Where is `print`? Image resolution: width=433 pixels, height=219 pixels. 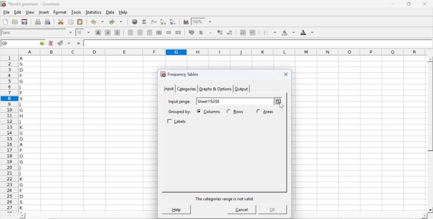 print is located at coordinates (38, 21).